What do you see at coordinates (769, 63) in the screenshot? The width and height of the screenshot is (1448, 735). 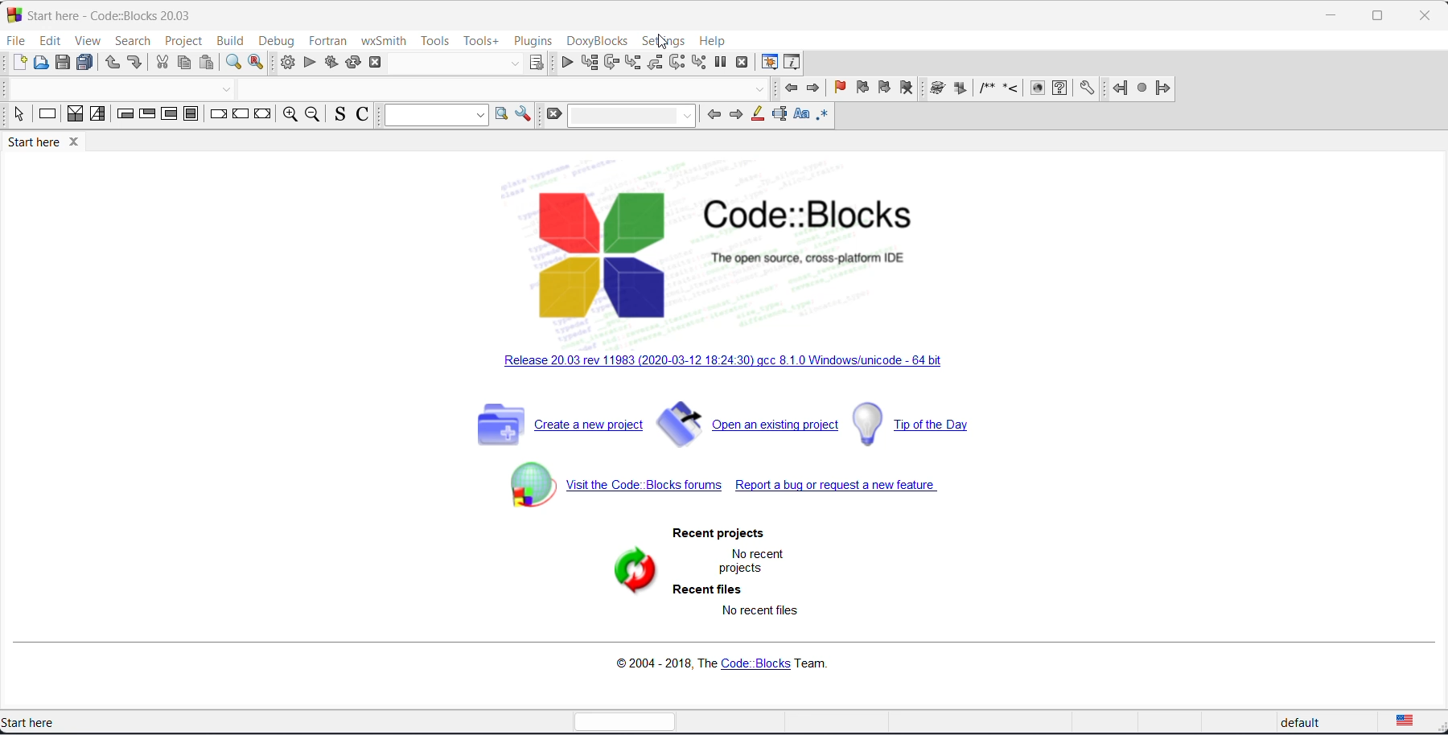 I see `debugger window` at bounding box center [769, 63].